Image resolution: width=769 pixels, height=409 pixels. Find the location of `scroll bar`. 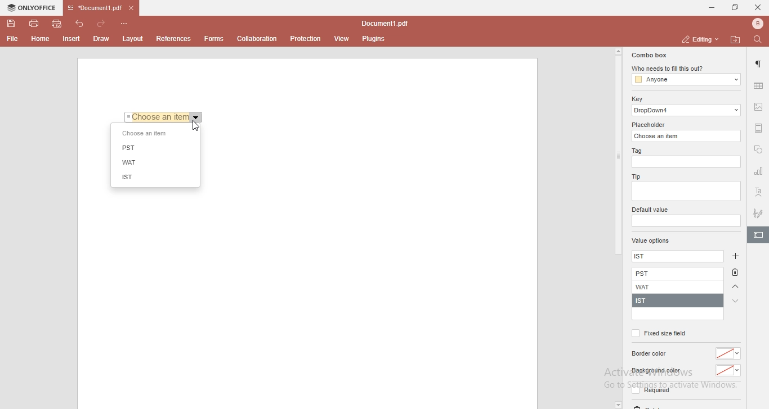

scroll bar is located at coordinates (618, 152).